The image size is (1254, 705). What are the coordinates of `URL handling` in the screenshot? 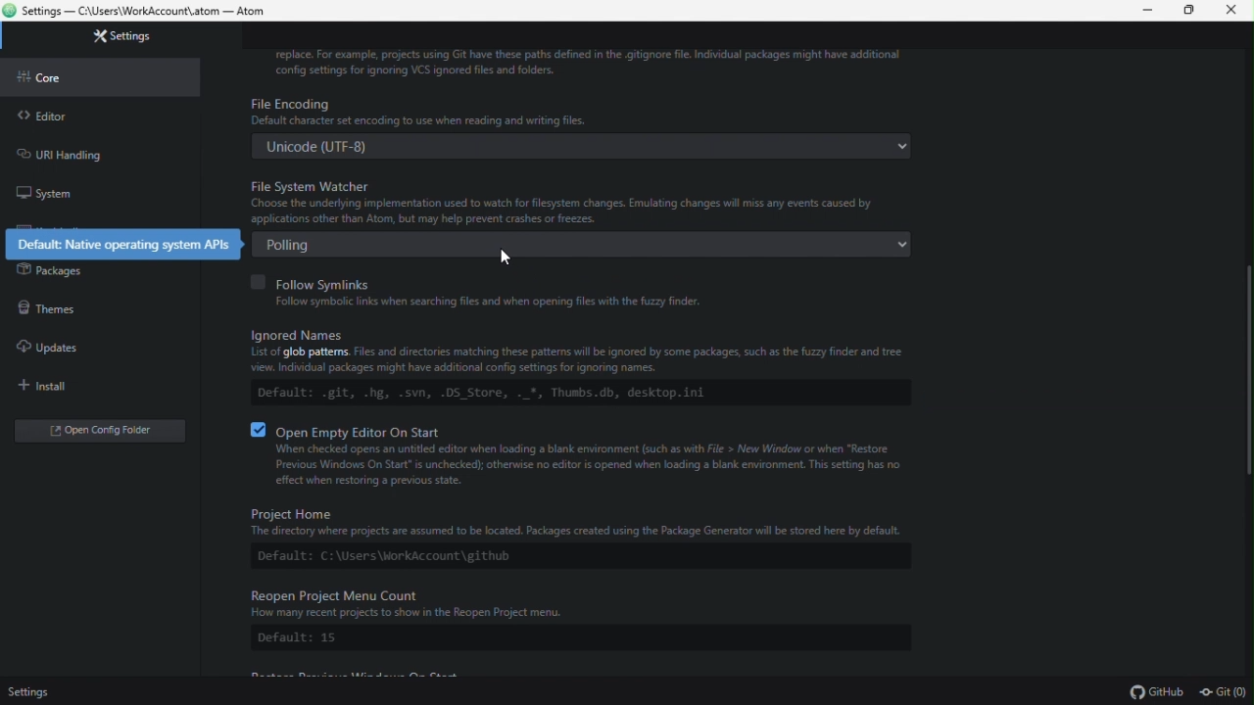 It's located at (91, 151).